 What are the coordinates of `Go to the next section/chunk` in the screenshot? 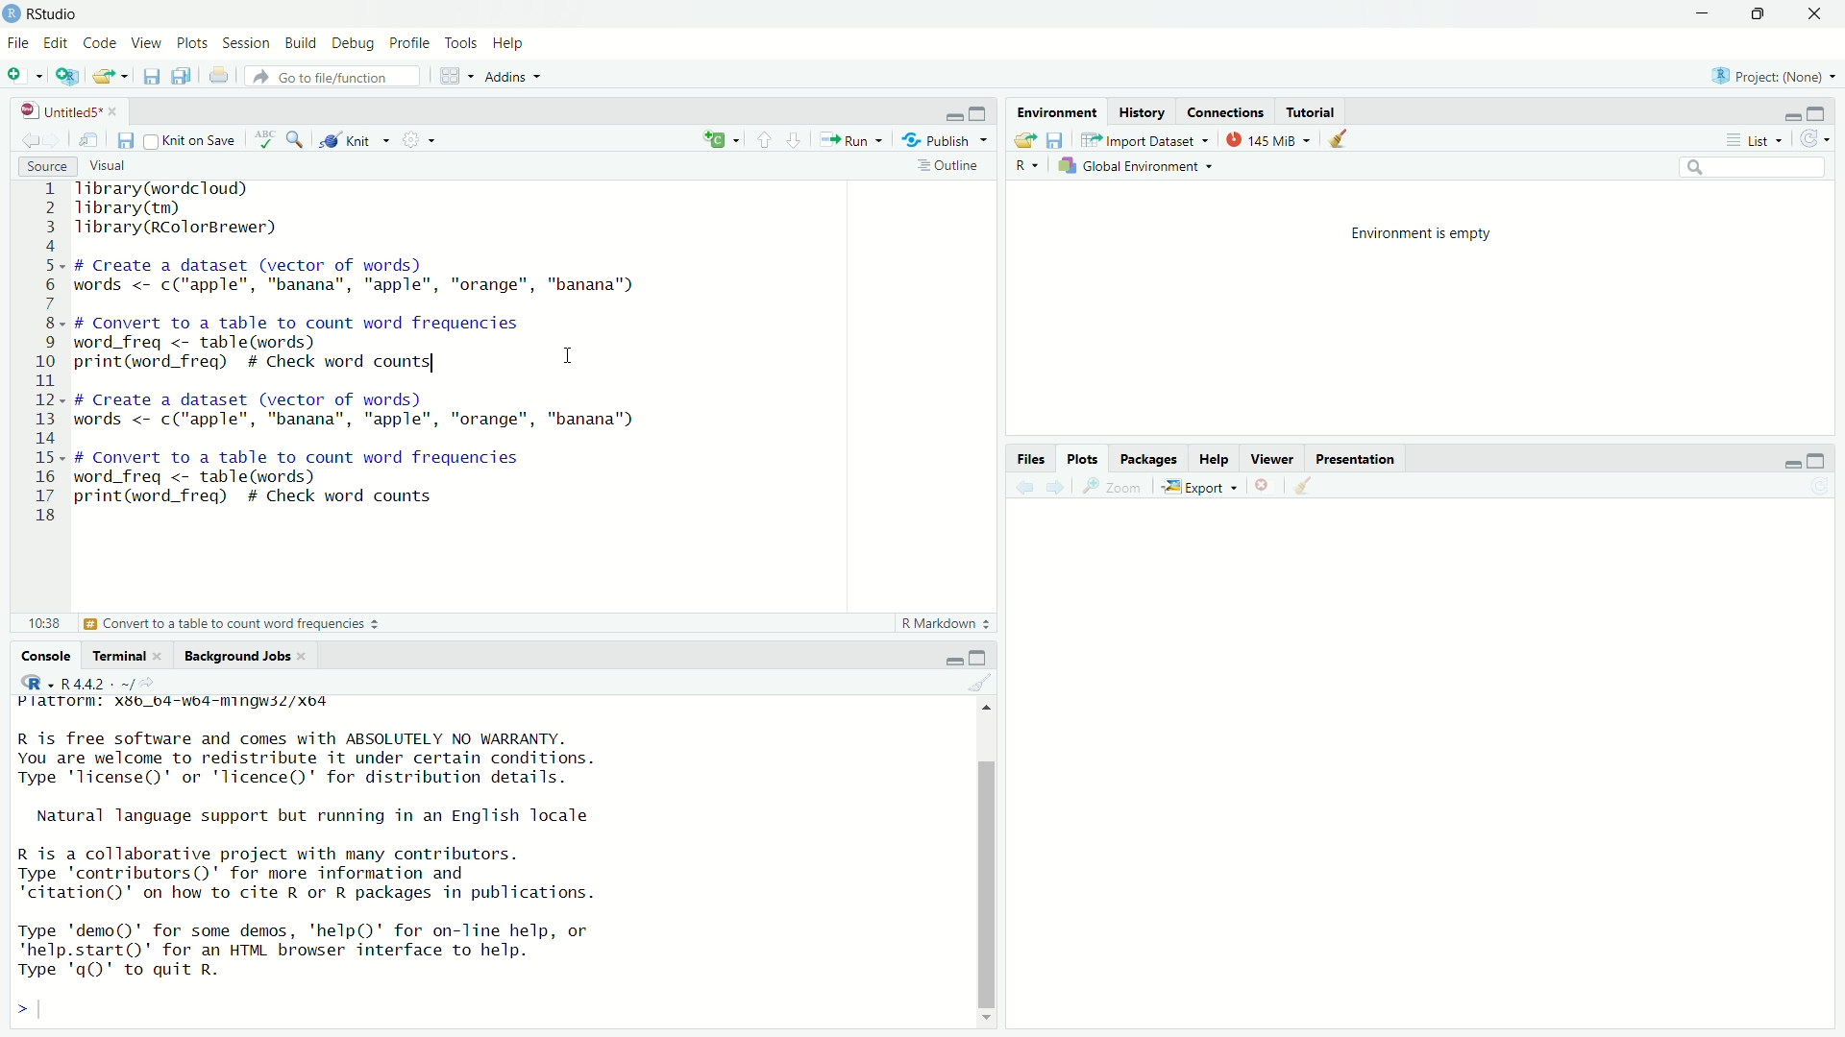 It's located at (797, 140).